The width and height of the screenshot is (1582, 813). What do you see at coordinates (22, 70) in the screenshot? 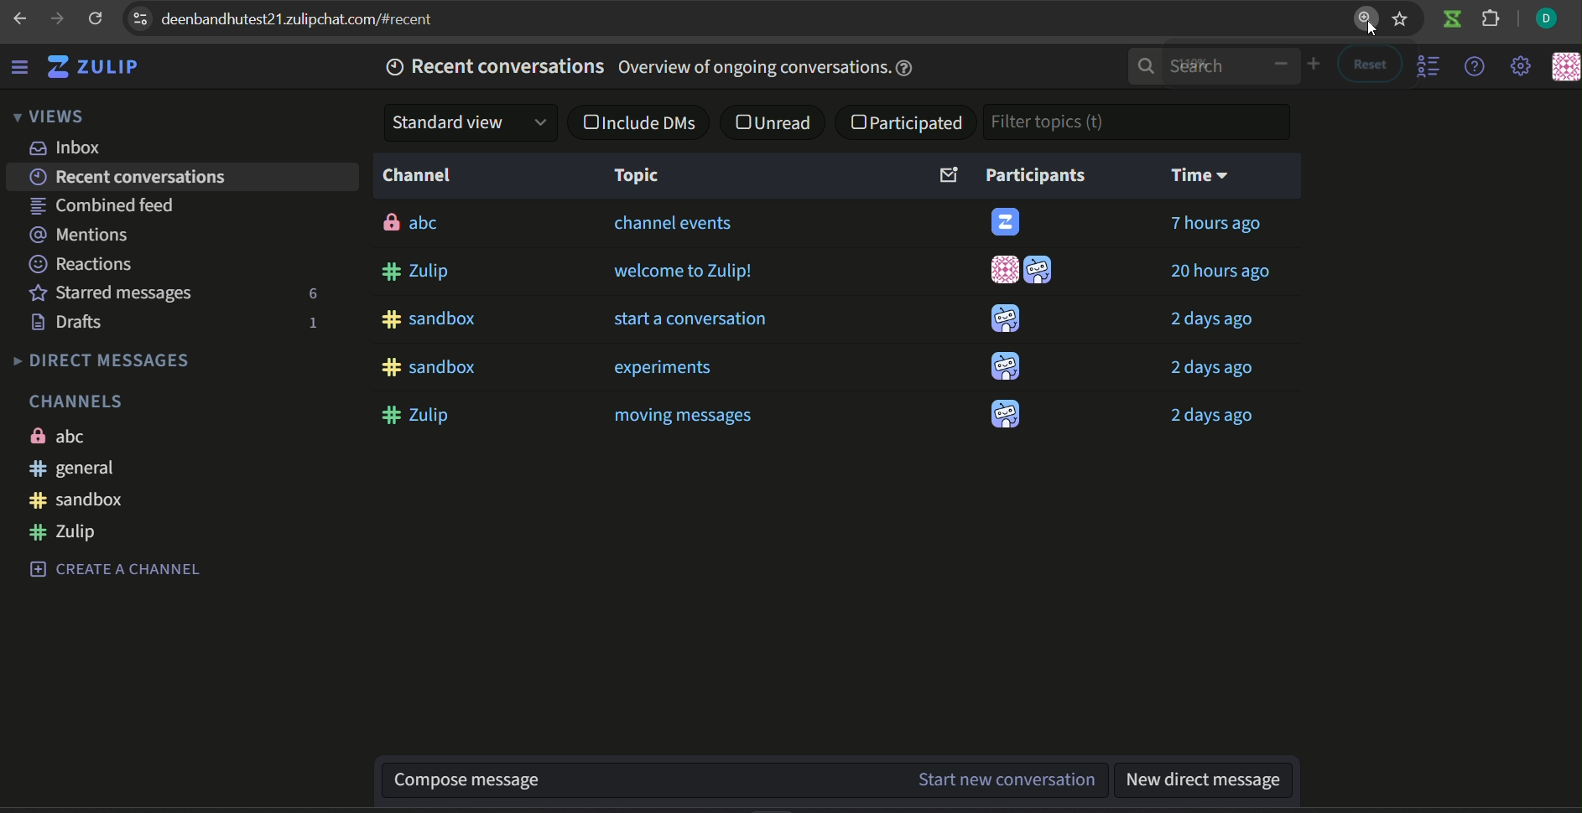
I see `menu` at bounding box center [22, 70].